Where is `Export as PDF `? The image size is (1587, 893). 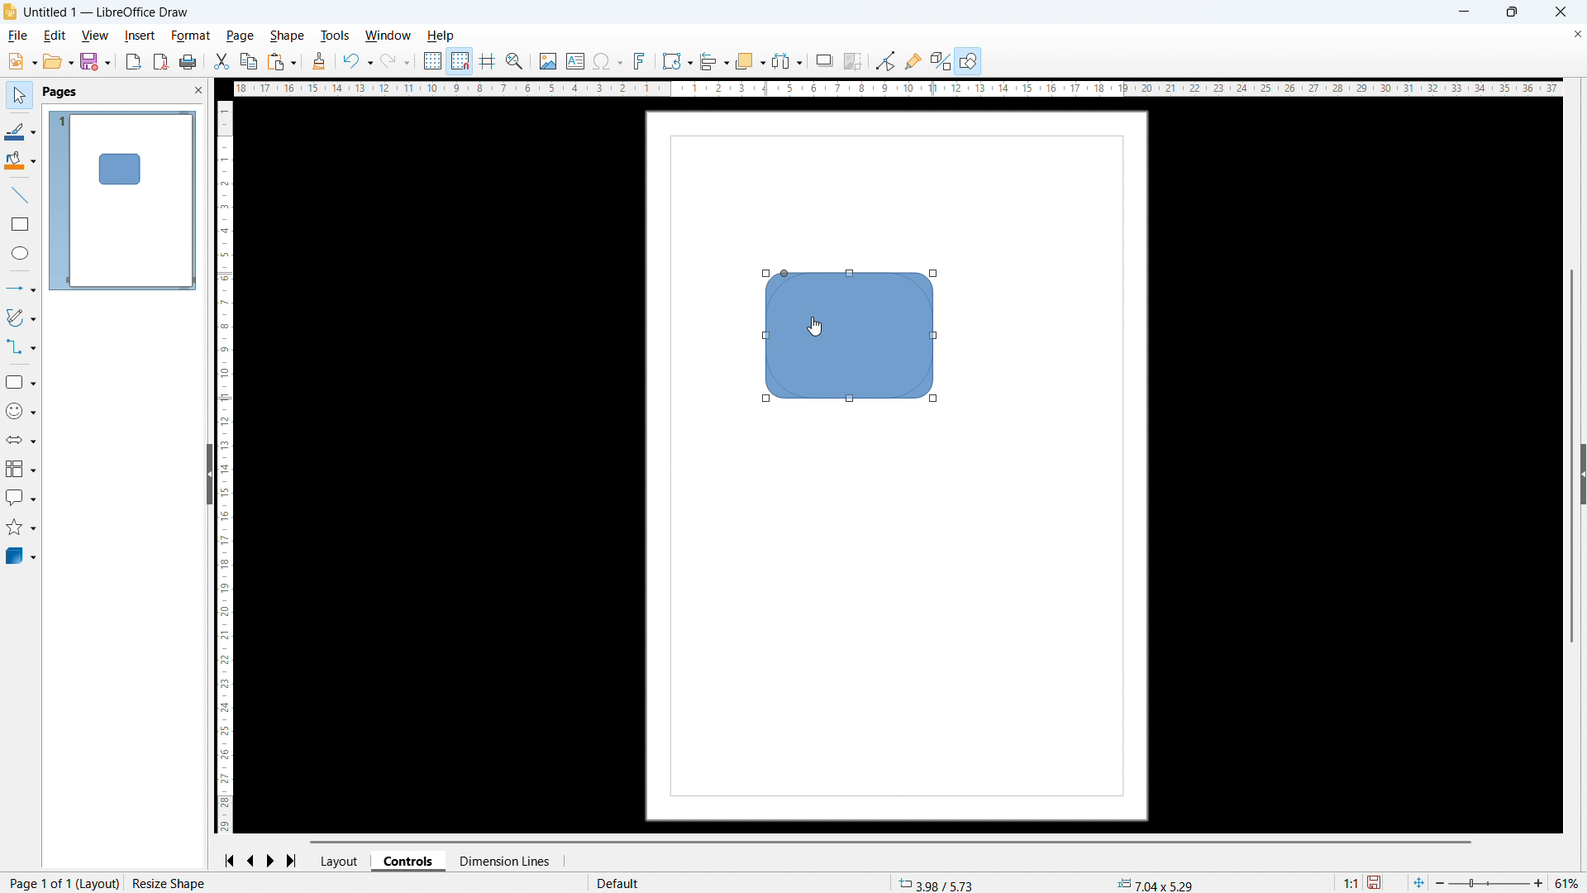
Export as PDF  is located at coordinates (161, 62).